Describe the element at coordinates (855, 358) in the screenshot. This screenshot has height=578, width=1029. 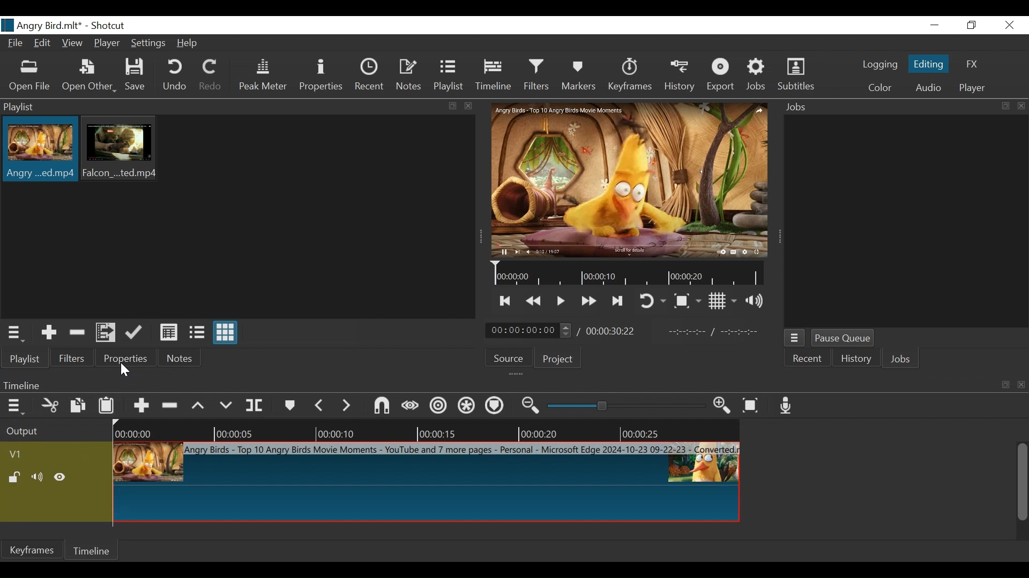
I see `History` at that location.